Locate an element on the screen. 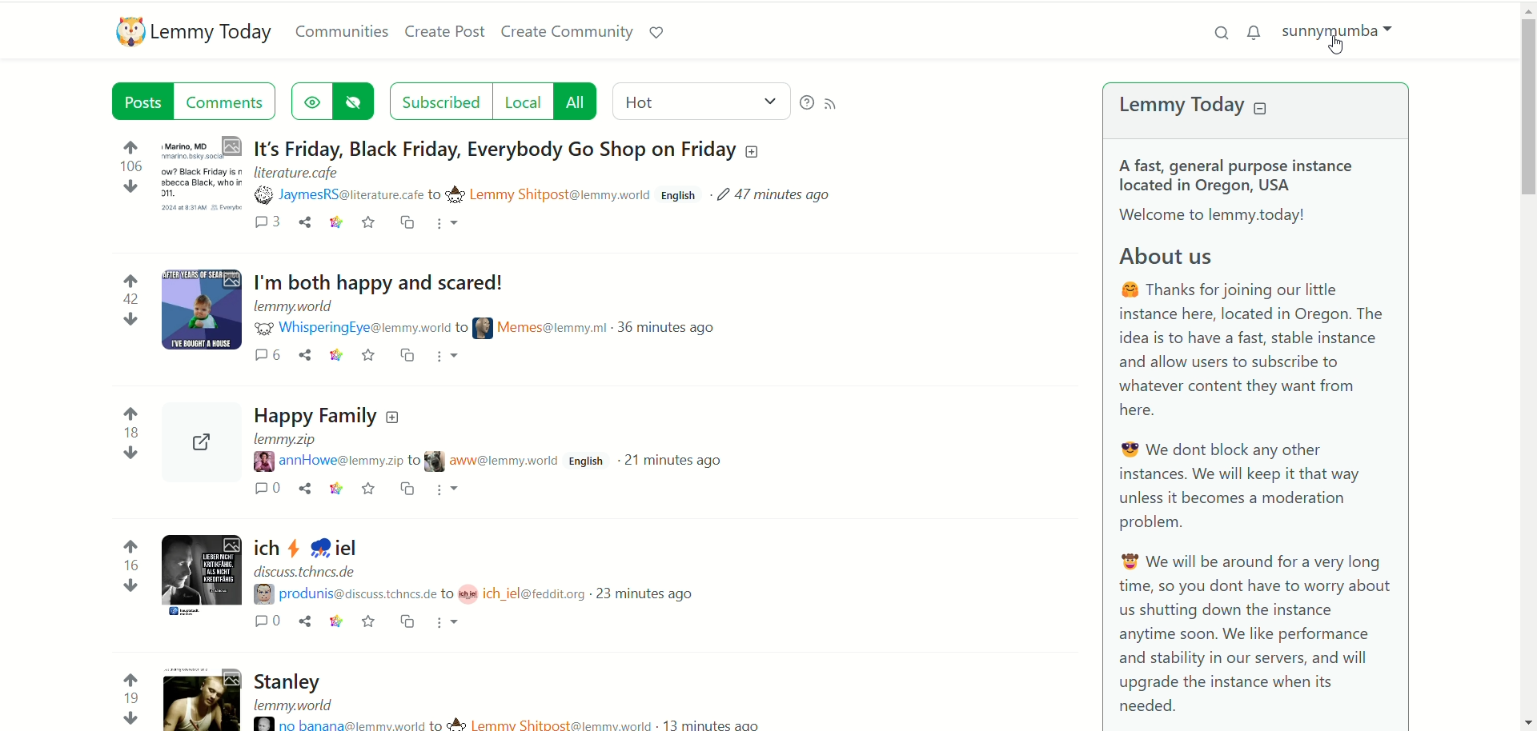 The image size is (1537, 731). posts is located at coordinates (140, 100).